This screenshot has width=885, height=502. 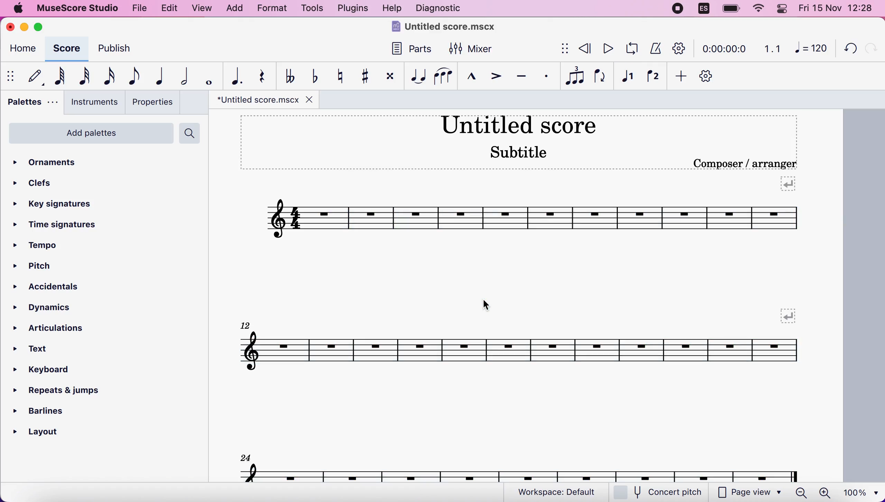 What do you see at coordinates (17, 9) in the screenshot?
I see `mac logo` at bounding box center [17, 9].